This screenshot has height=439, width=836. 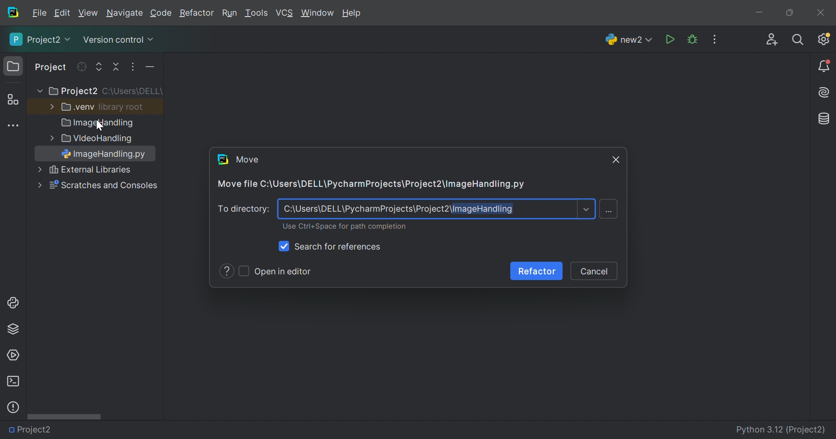 I want to click on new2, so click(x=629, y=42).